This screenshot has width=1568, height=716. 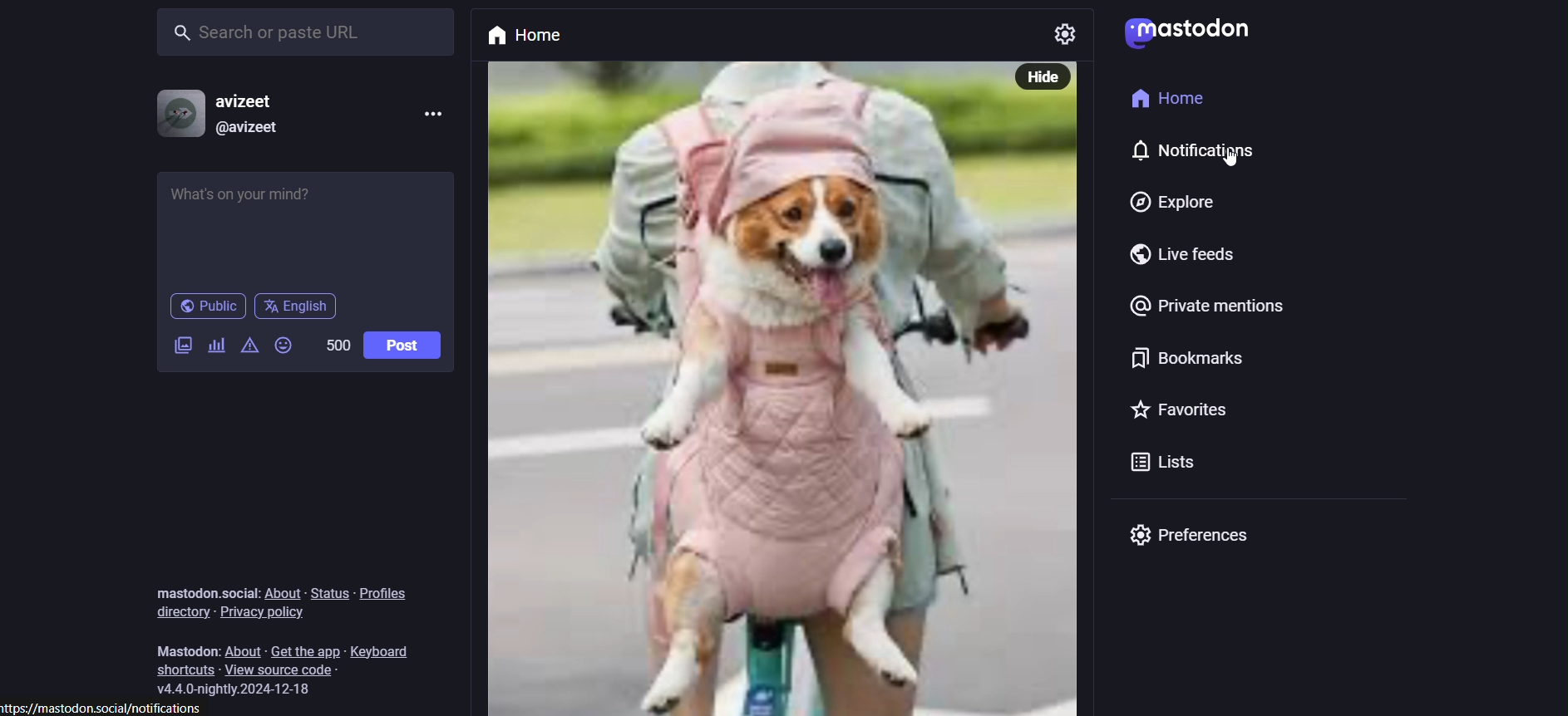 What do you see at coordinates (309, 35) in the screenshot?
I see `search or paste URL` at bounding box center [309, 35].